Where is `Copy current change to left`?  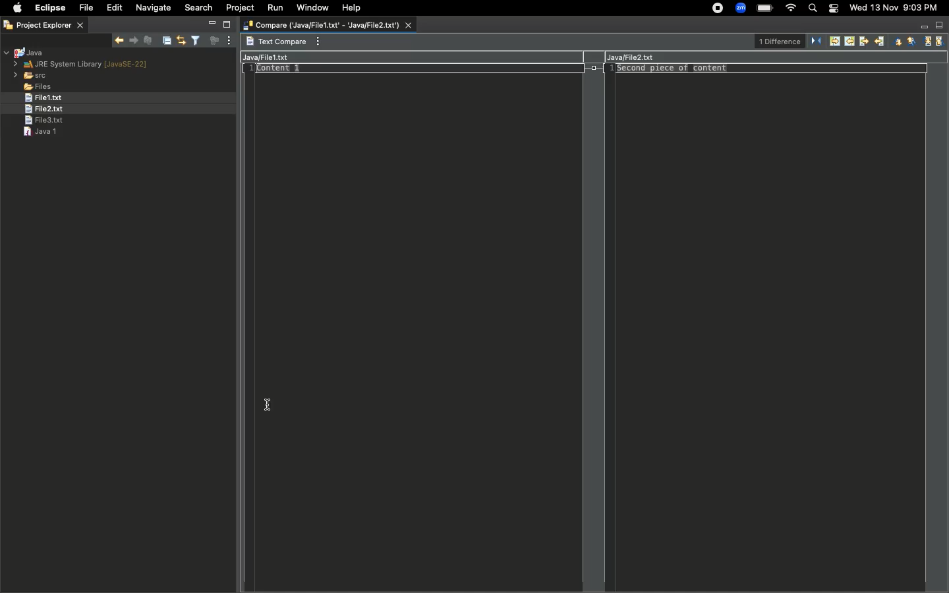
Copy current change to left is located at coordinates (878, 42).